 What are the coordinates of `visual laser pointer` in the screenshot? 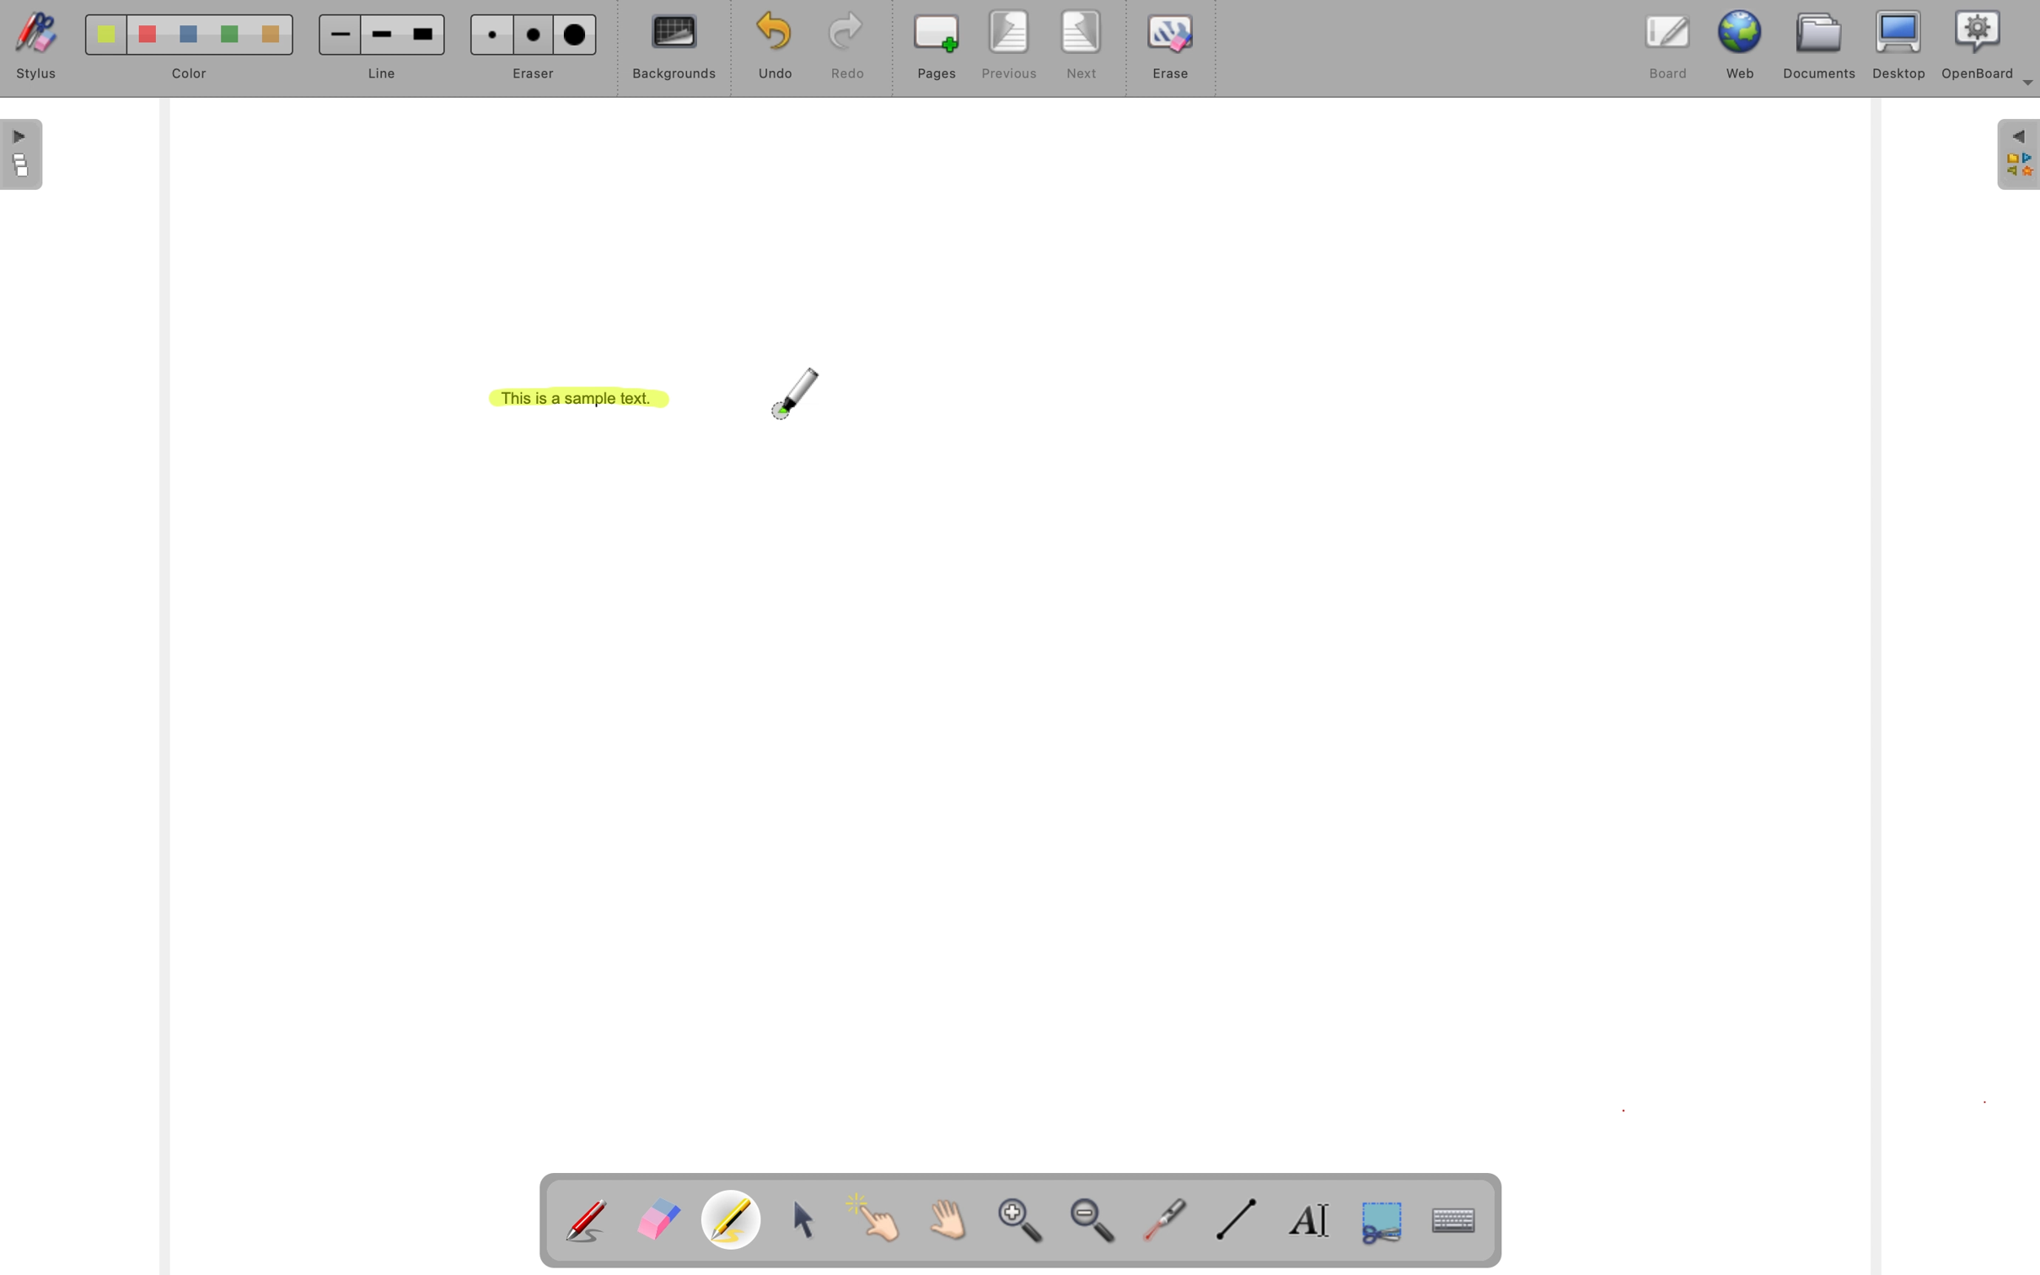 It's located at (1168, 1222).